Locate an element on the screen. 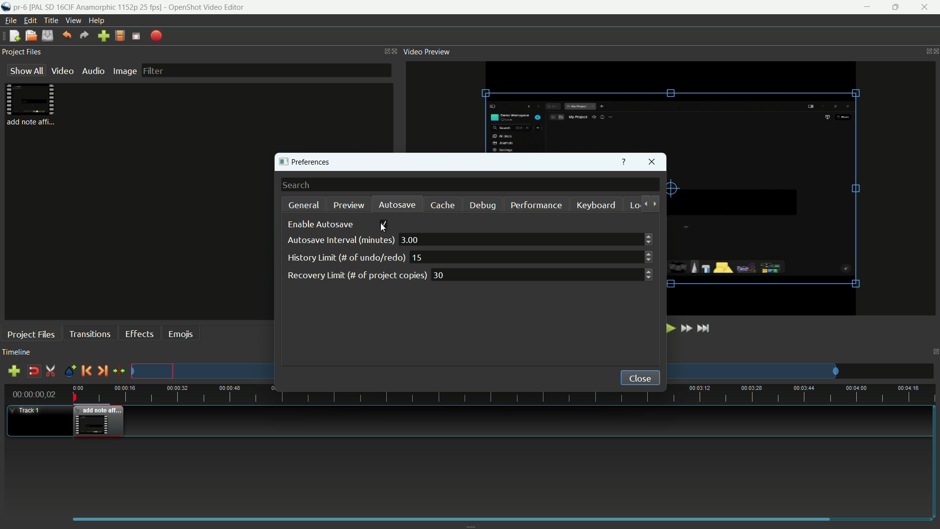 This screenshot has height=529, width=940. transitions is located at coordinates (90, 335).